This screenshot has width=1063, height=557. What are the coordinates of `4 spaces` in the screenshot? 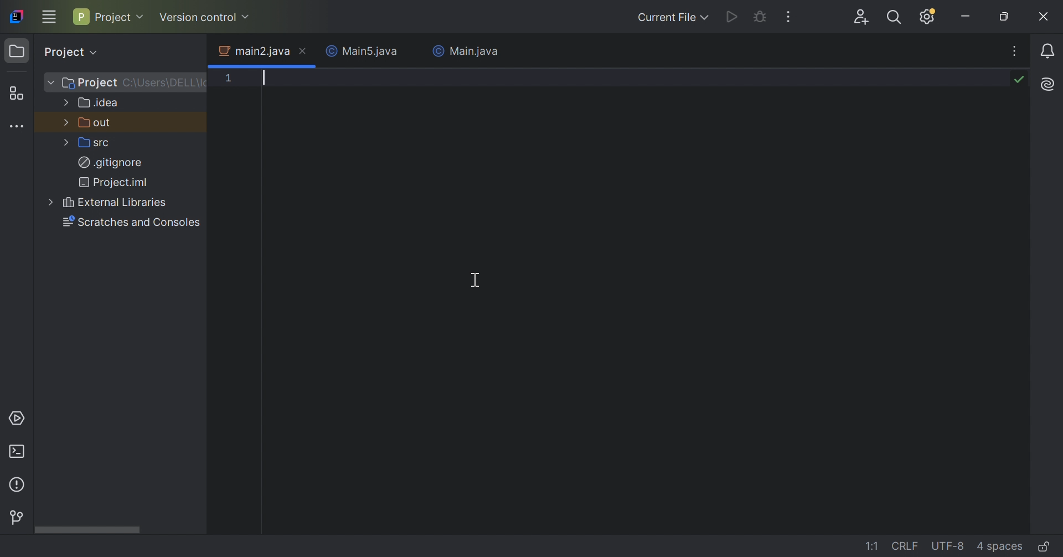 It's located at (1002, 546).